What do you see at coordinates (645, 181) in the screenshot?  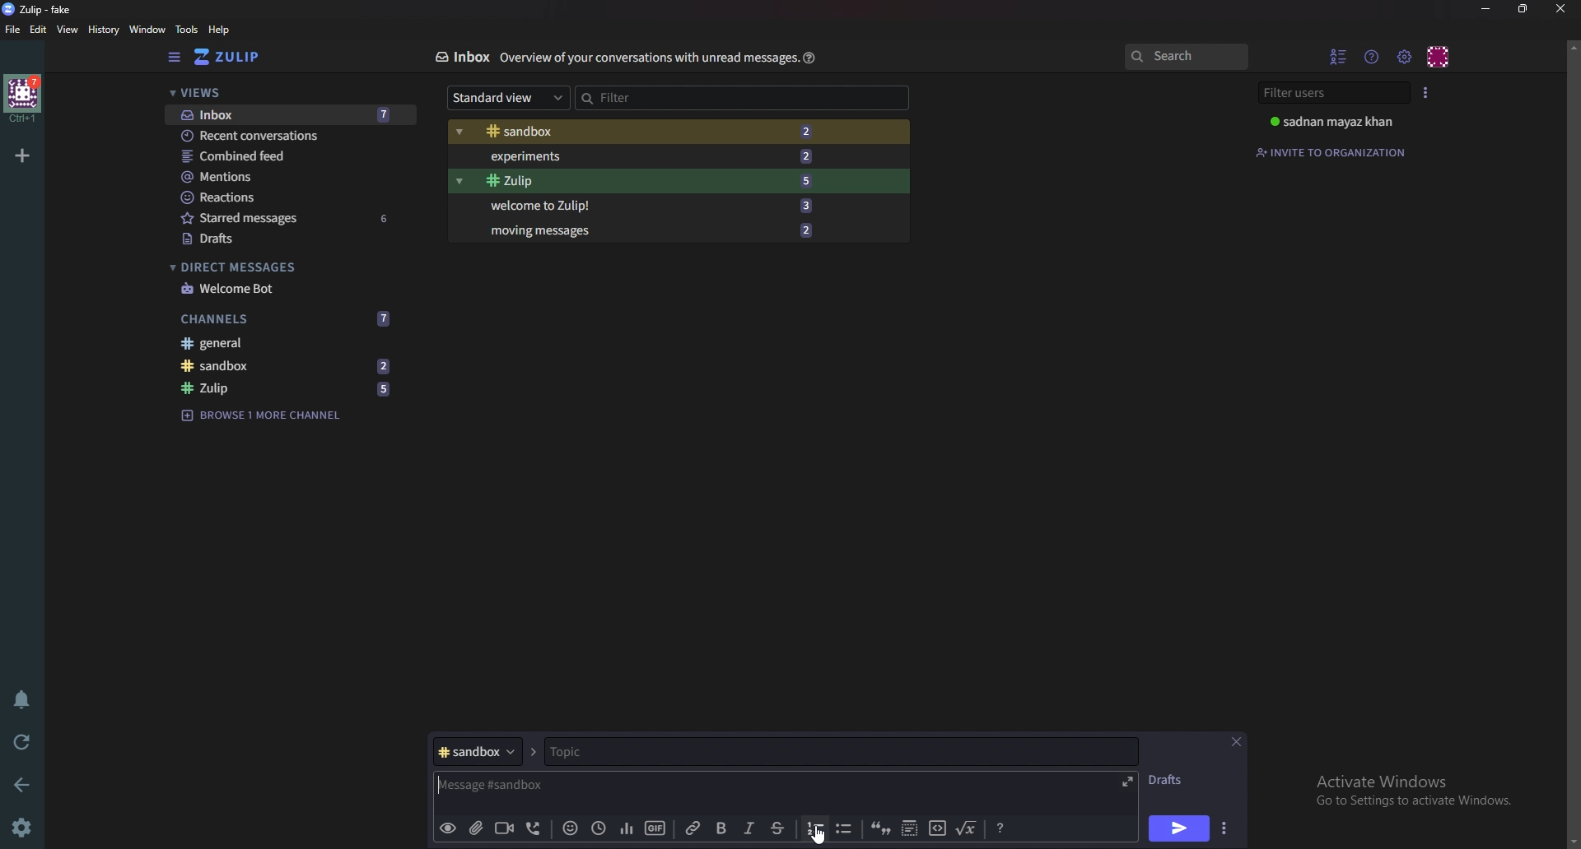 I see `Zulip` at bounding box center [645, 181].